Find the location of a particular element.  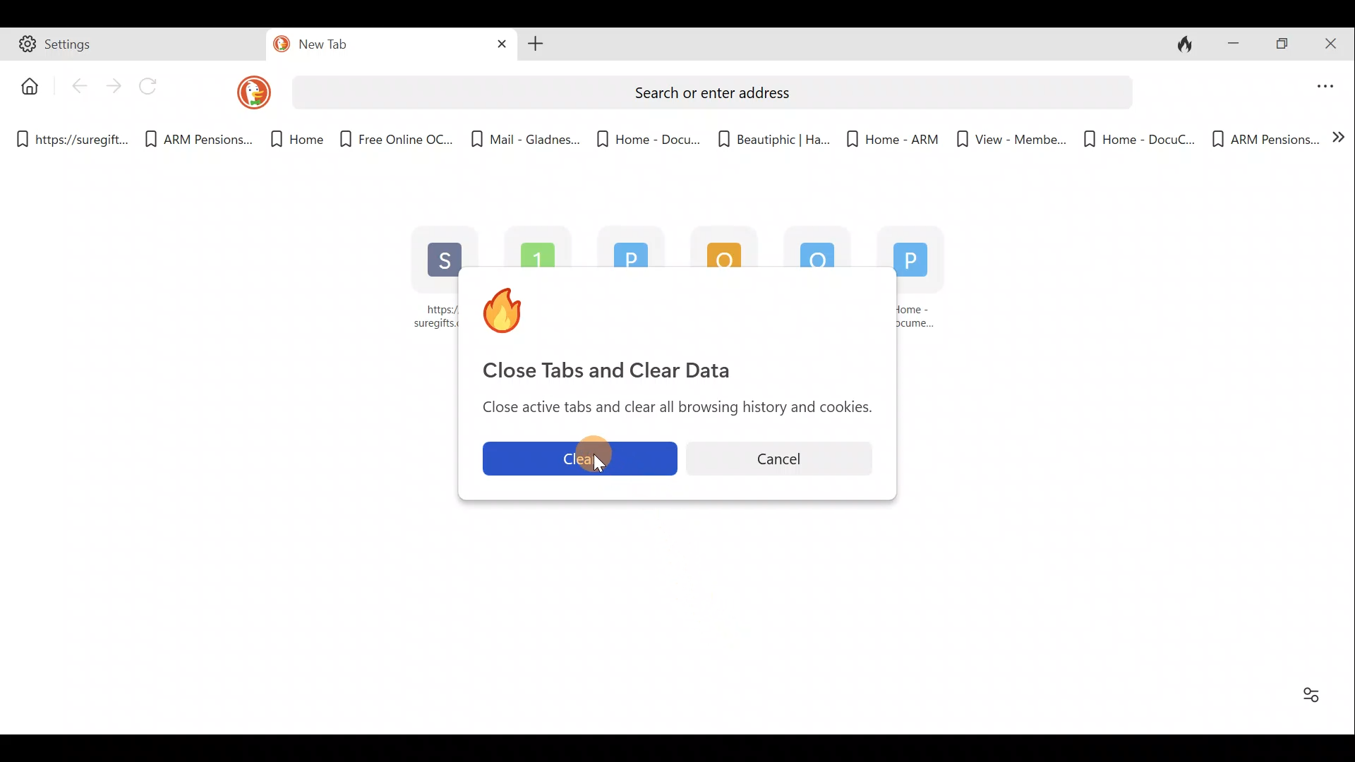

Back is located at coordinates (78, 90).